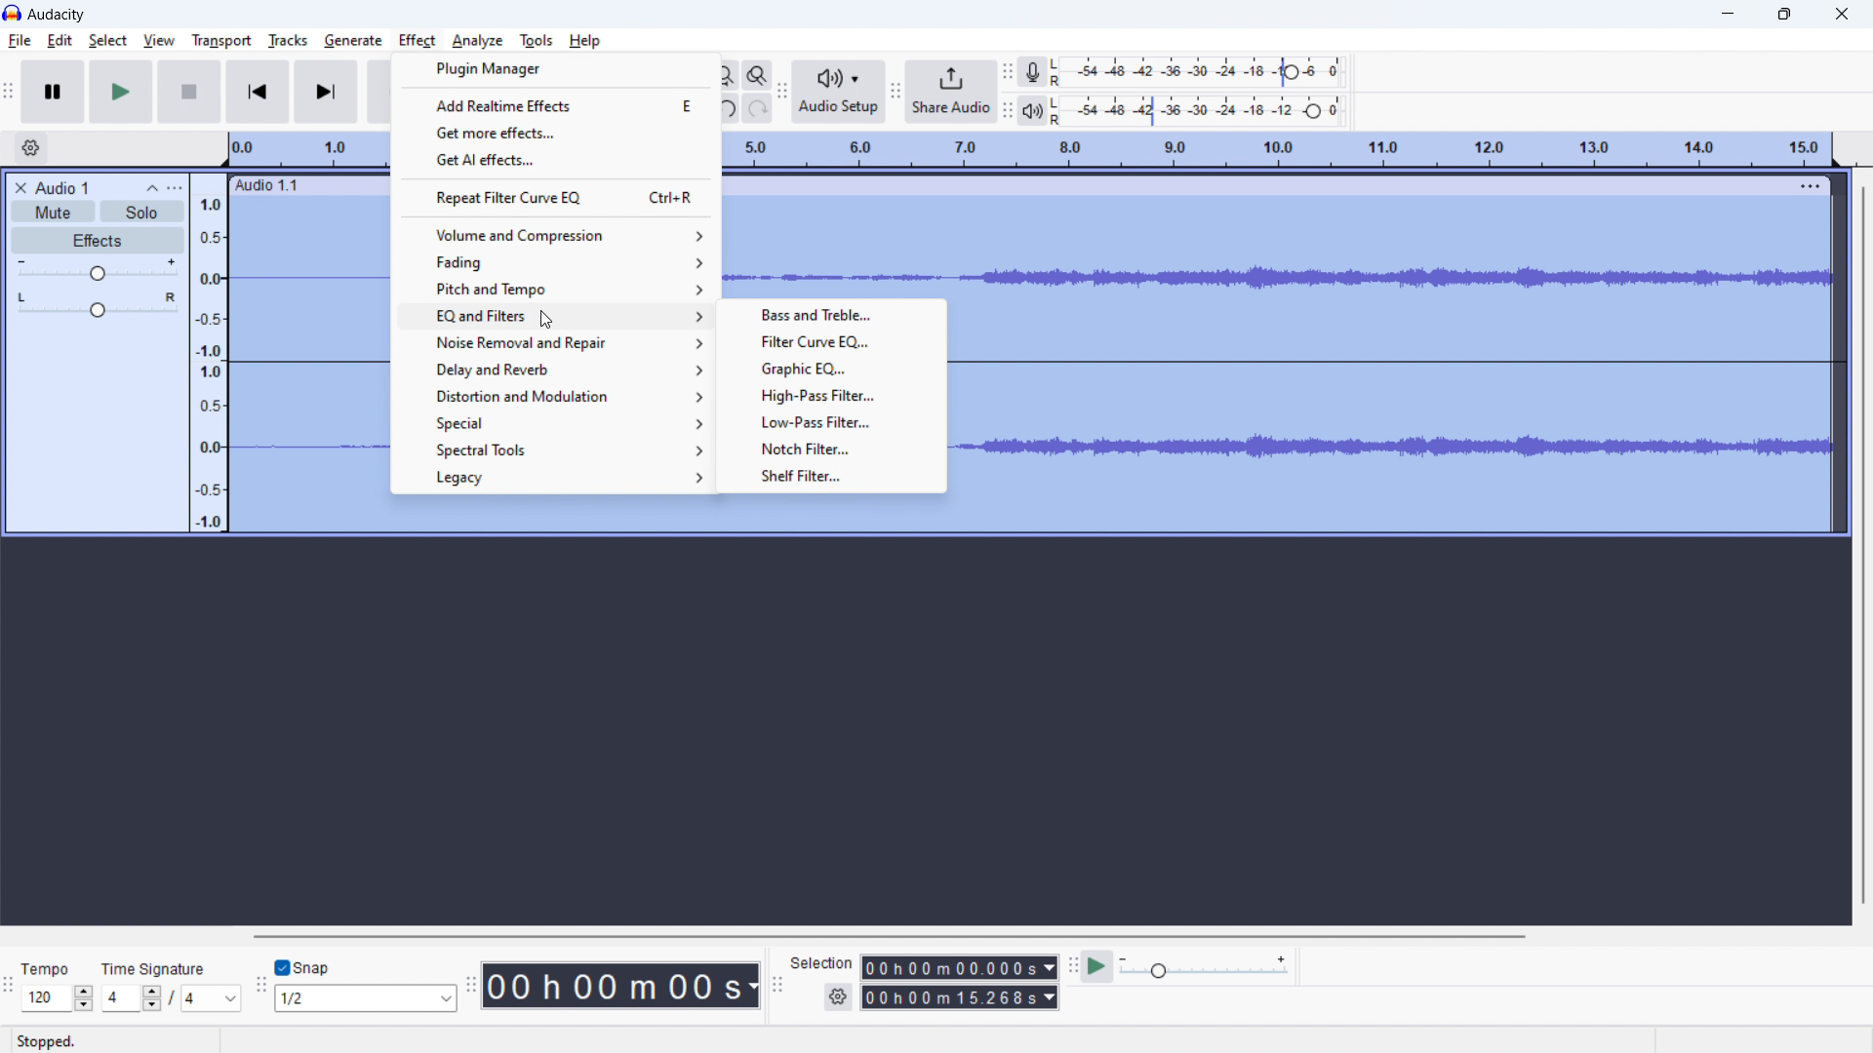 The height and width of the screenshot is (1053, 1873). What do you see at coordinates (416, 41) in the screenshot?
I see `effect` at bounding box center [416, 41].